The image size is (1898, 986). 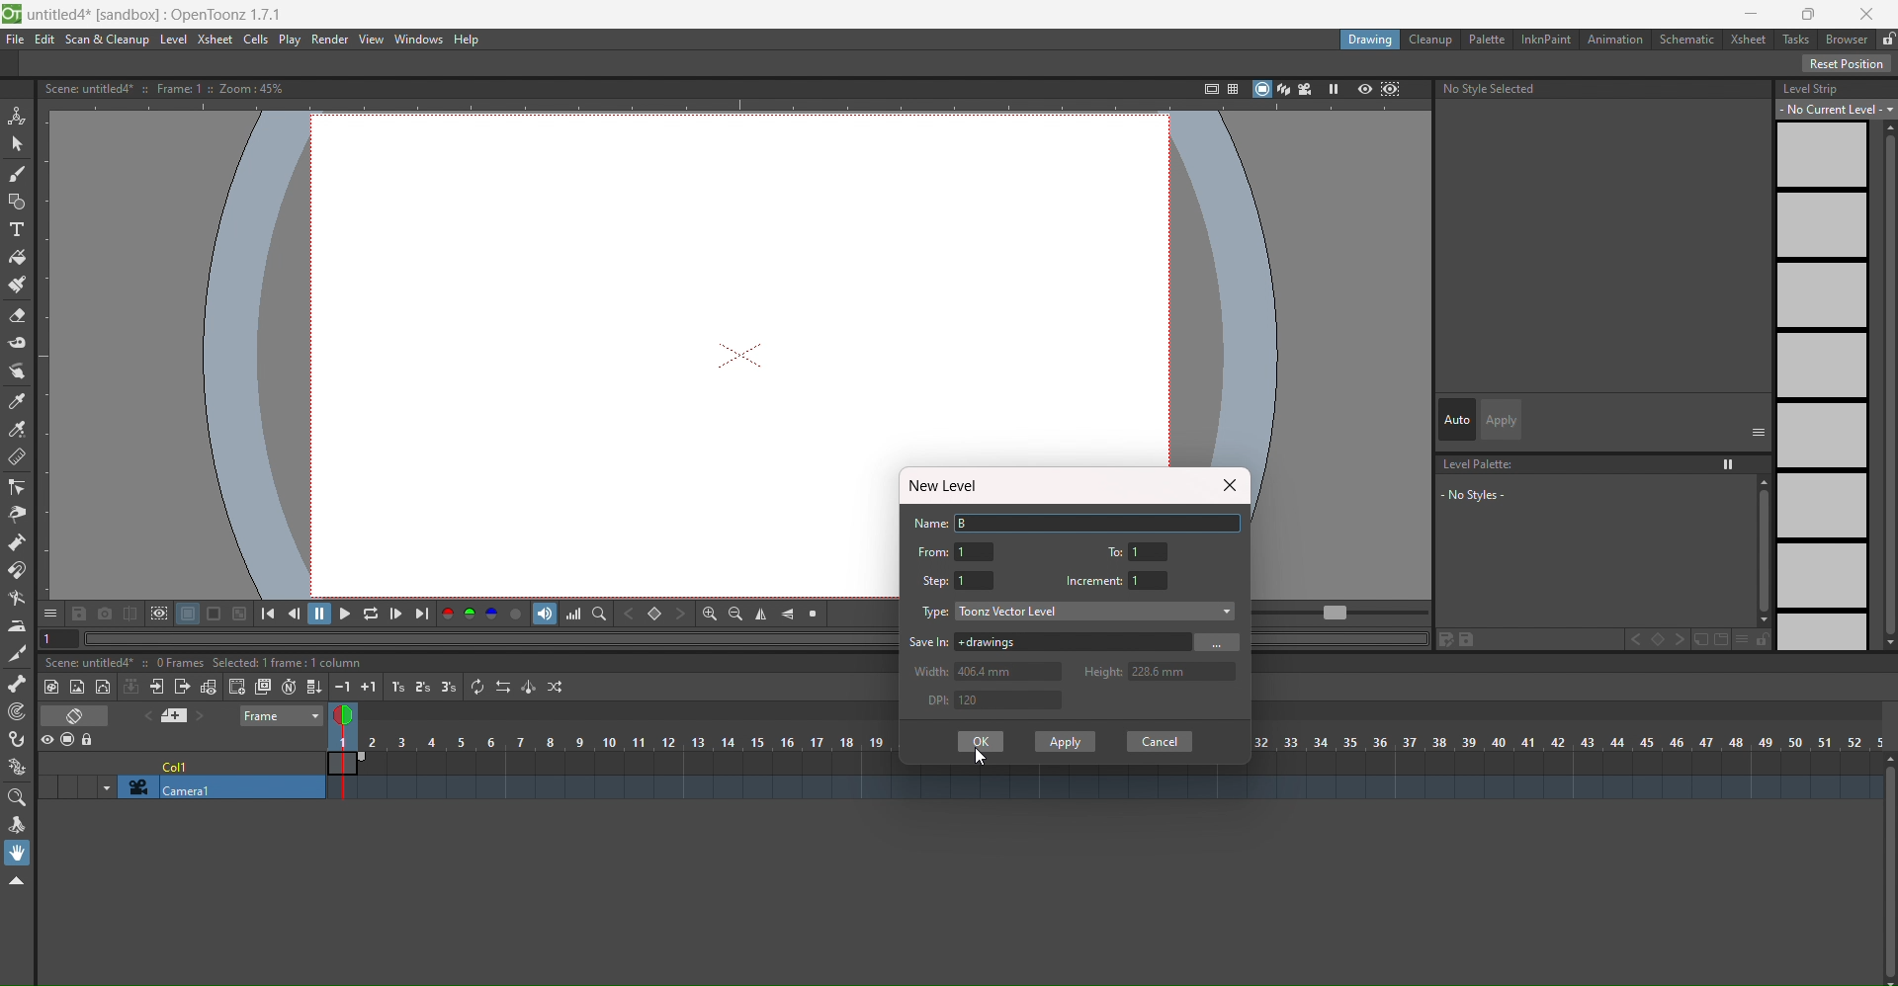 What do you see at coordinates (344, 613) in the screenshot?
I see `play` at bounding box center [344, 613].